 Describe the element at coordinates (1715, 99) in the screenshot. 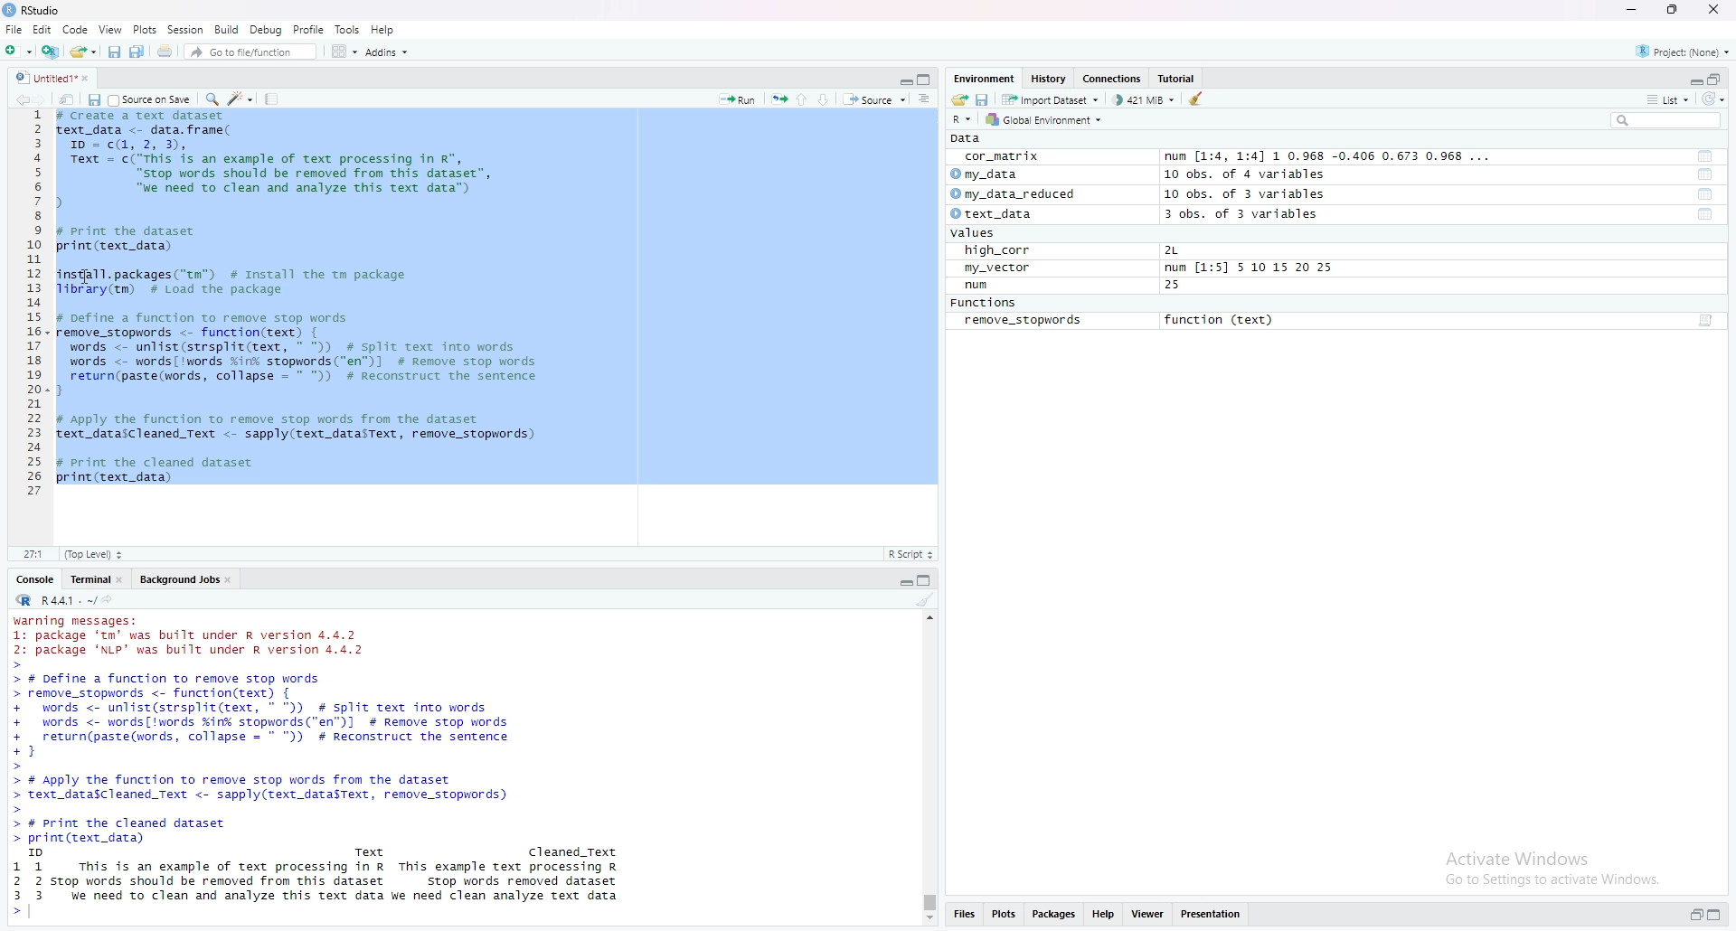

I see `refresh list` at that location.